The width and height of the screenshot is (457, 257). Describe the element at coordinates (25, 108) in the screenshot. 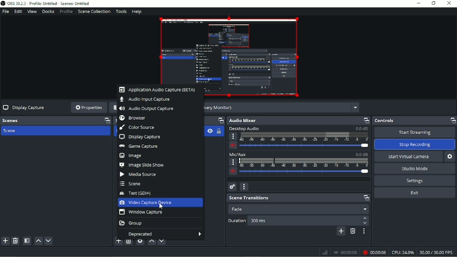

I see `Display capture` at that location.